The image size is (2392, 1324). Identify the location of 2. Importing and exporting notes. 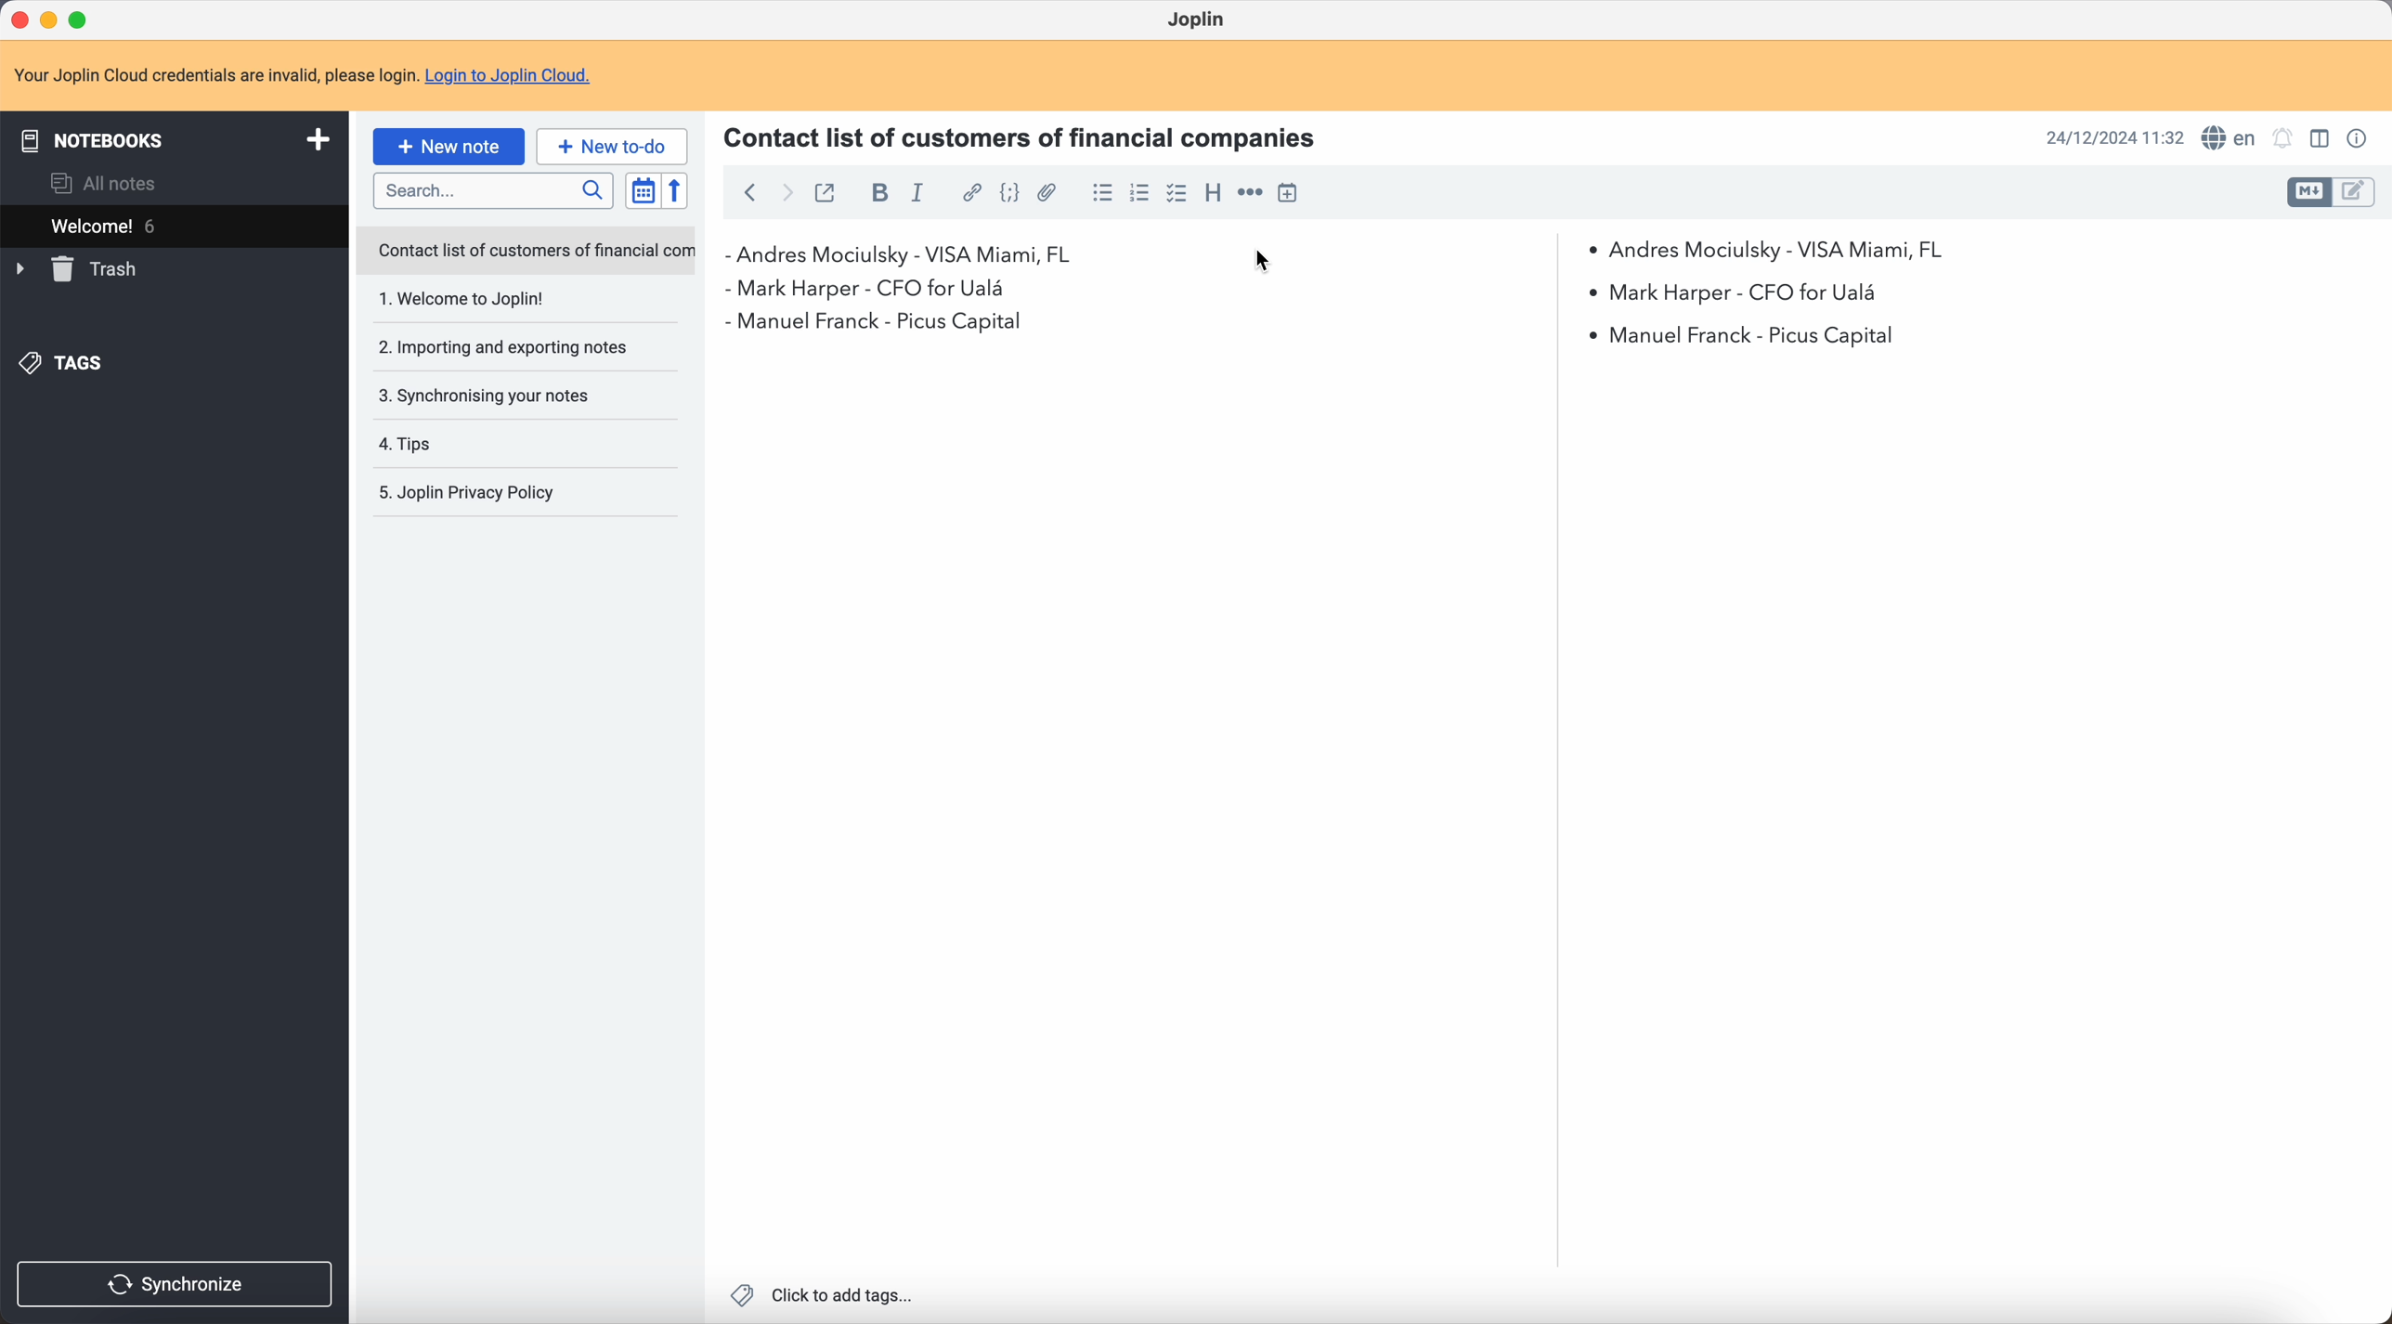
(509, 349).